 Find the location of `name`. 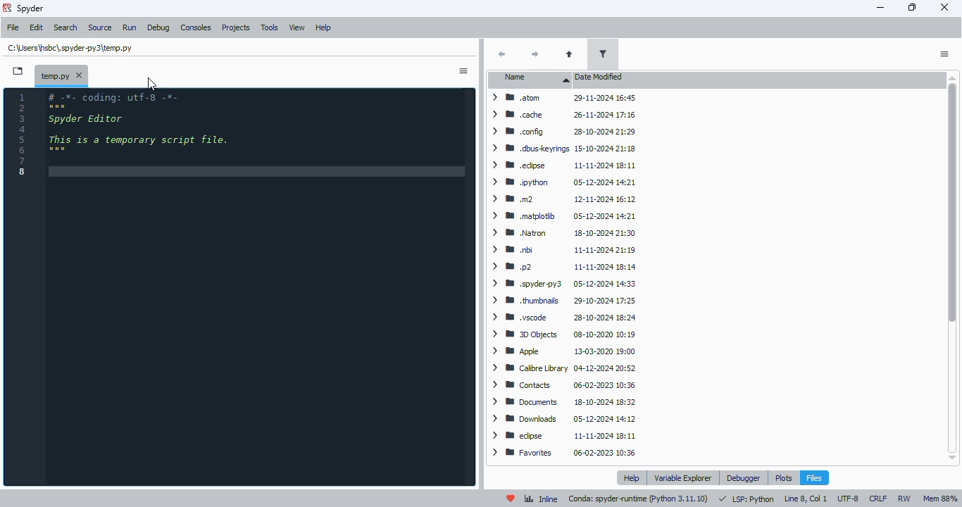

name is located at coordinates (532, 80).